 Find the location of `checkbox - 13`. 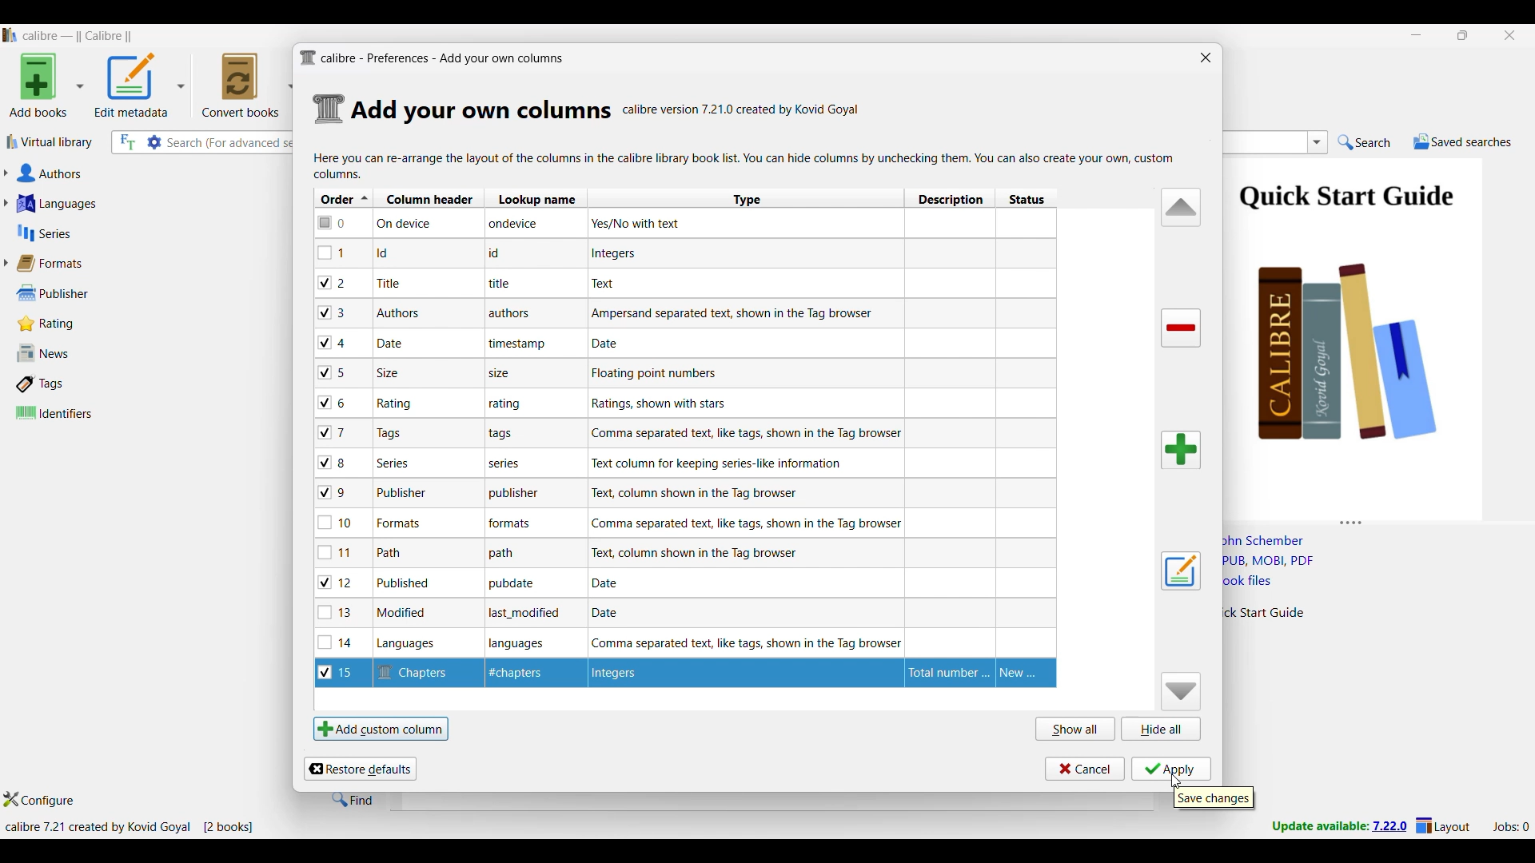

checkbox - 13 is located at coordinates (336, 612).